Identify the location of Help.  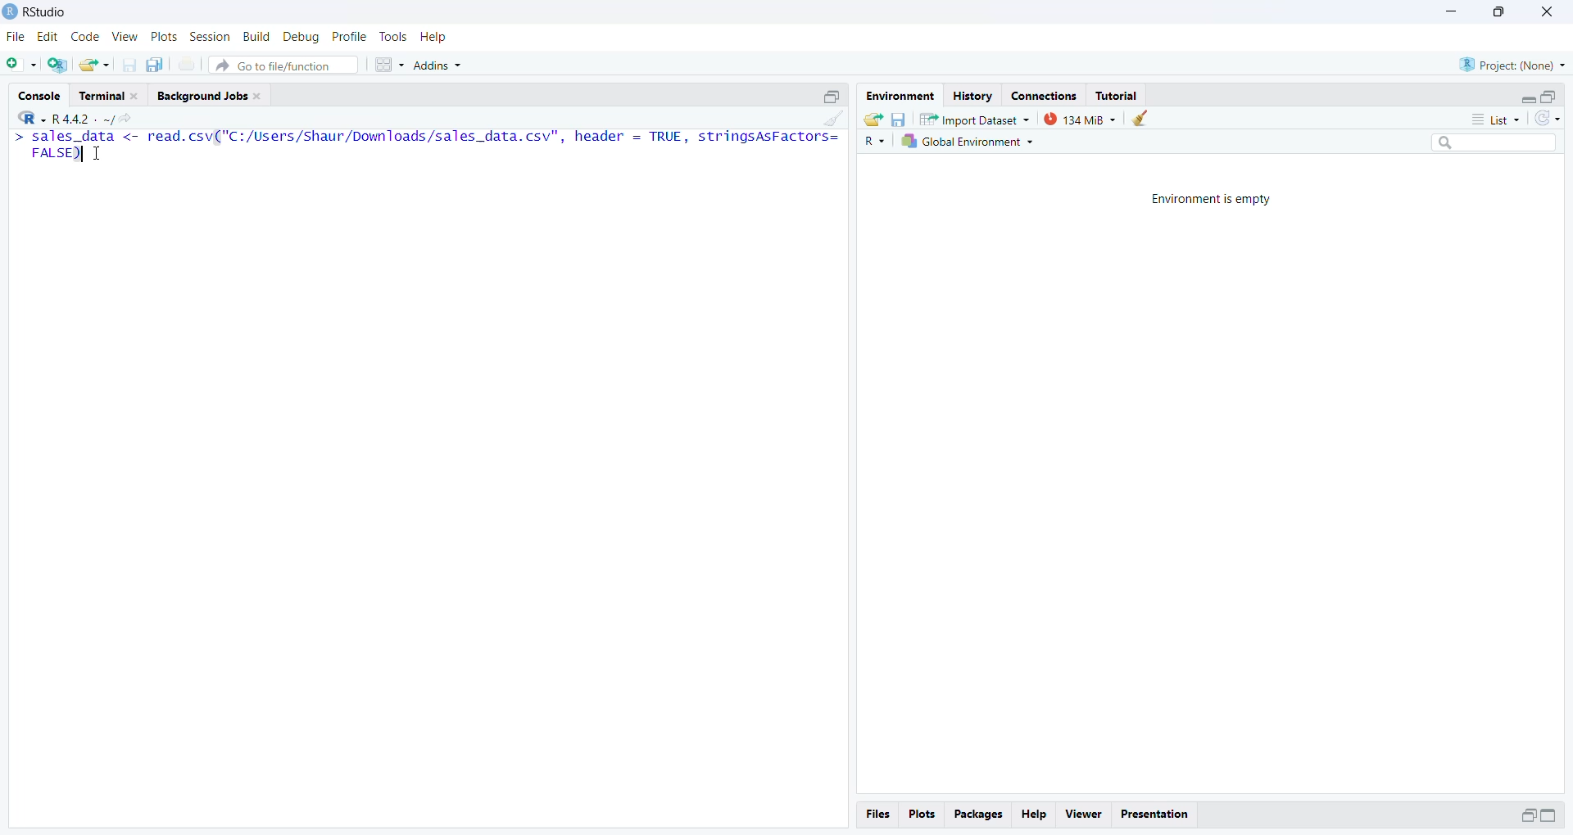
(434, 37).